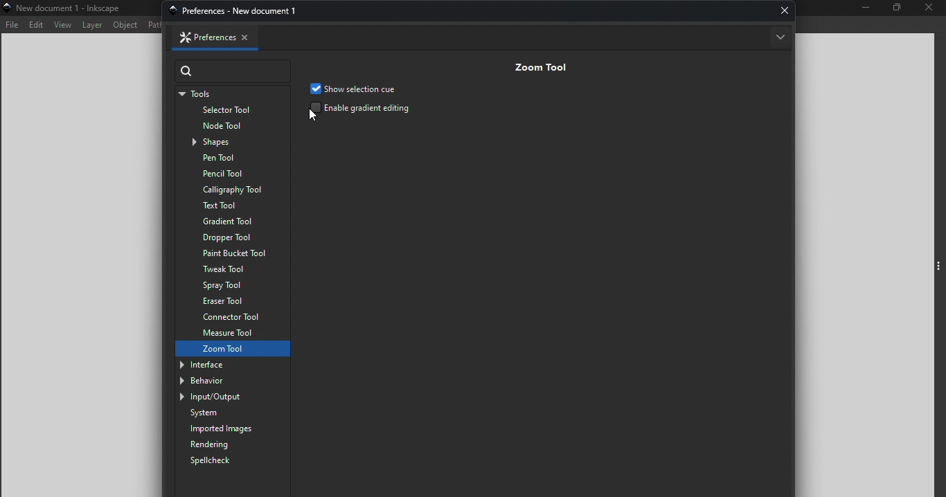 Image resolution: width=946 pixels, height=497 pixels. Describe the element at coordinates (226, 173) in the screenshot. I see `Pencil tool` at that location.